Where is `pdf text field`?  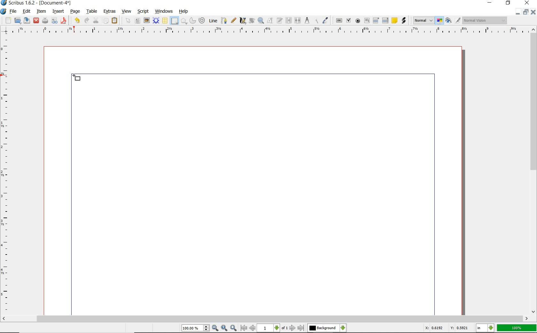 pdf text field is located at coordinates (367, 20).